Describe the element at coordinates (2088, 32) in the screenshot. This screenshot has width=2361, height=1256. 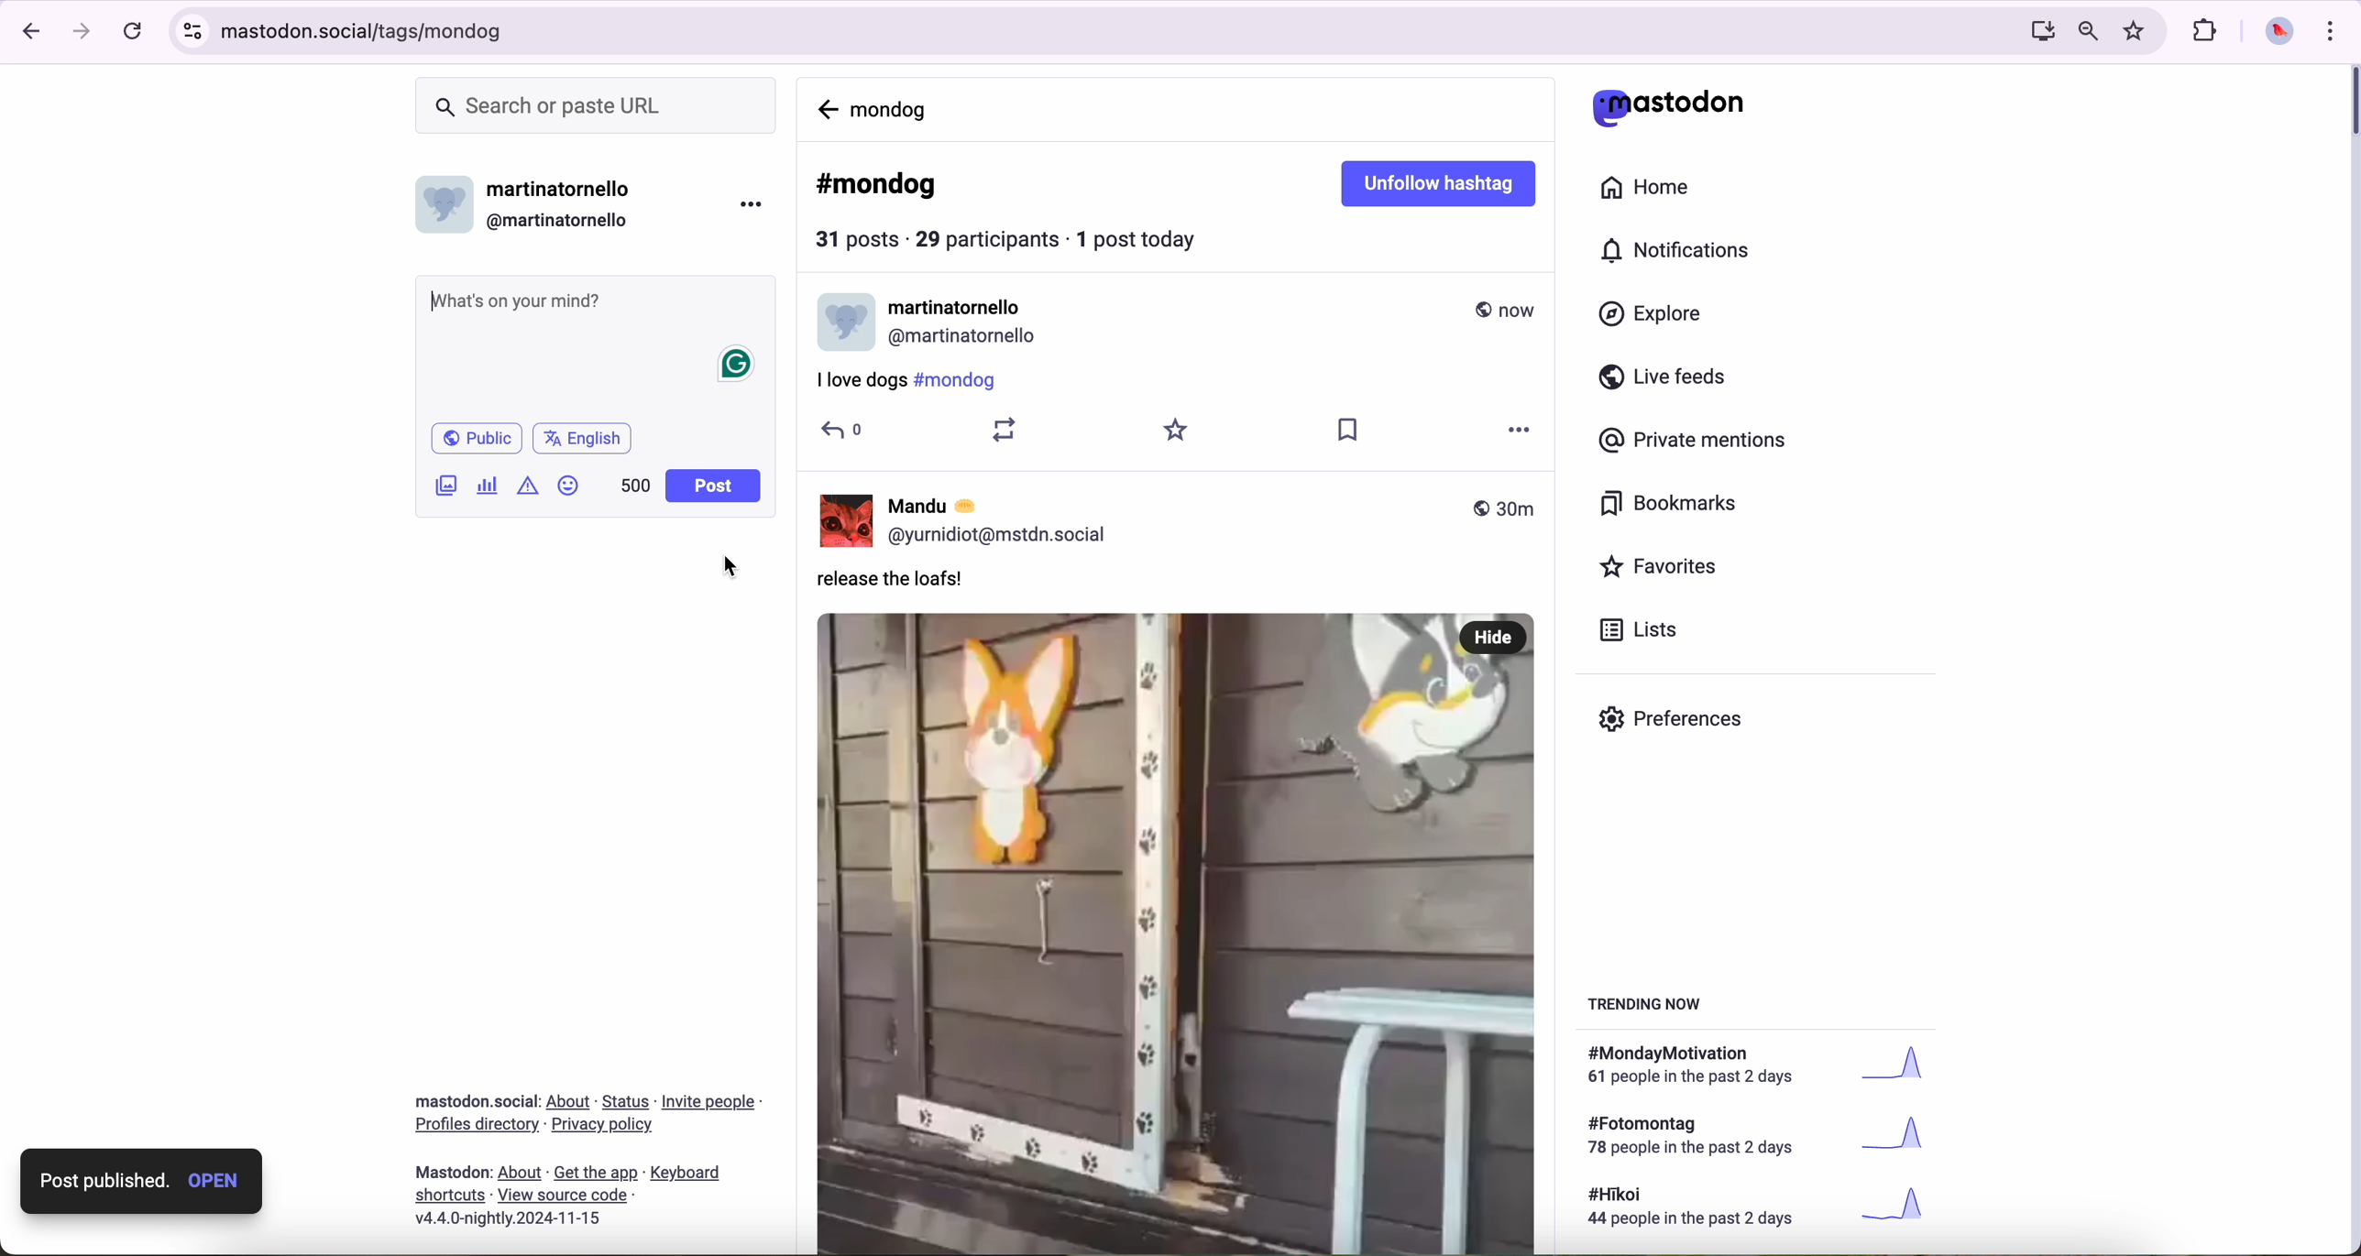
I see `zoom` at that location.